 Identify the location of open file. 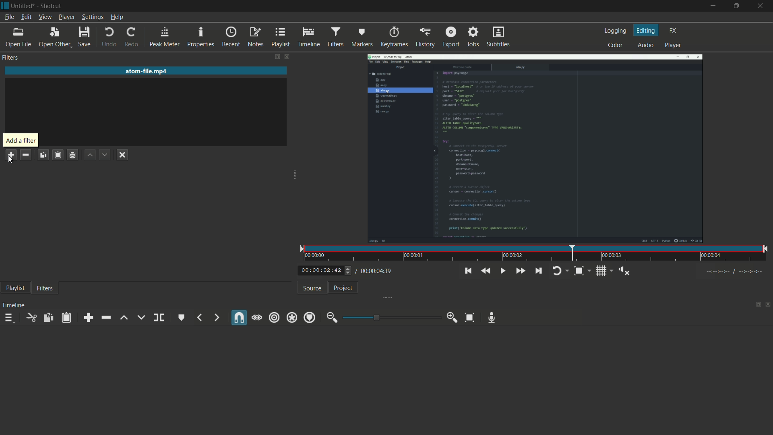
(18, 38).